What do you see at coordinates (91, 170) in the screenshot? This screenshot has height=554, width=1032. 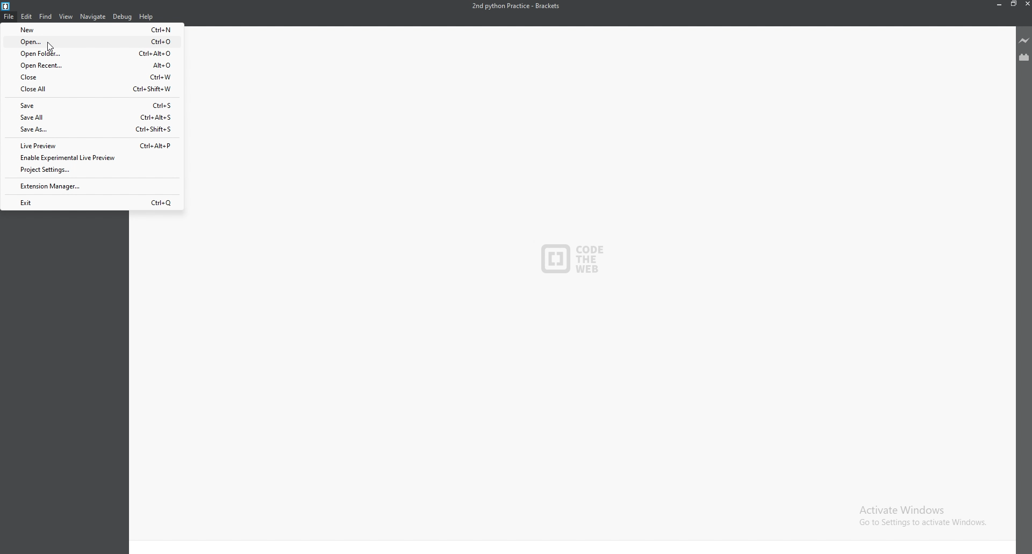 I see `project settings` at bounding box center [91, 170].